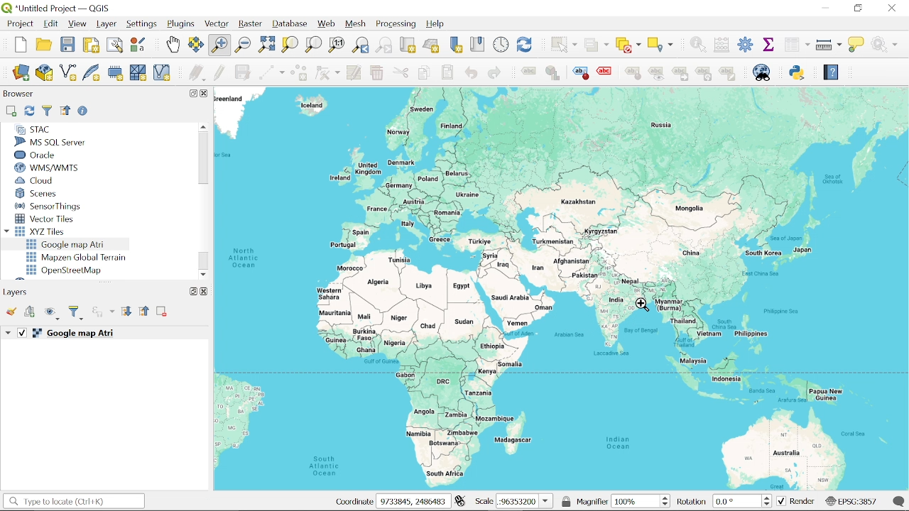 The width and height of the screenshot is (909, 511). I want to click on Decrease, so click(769, 505).